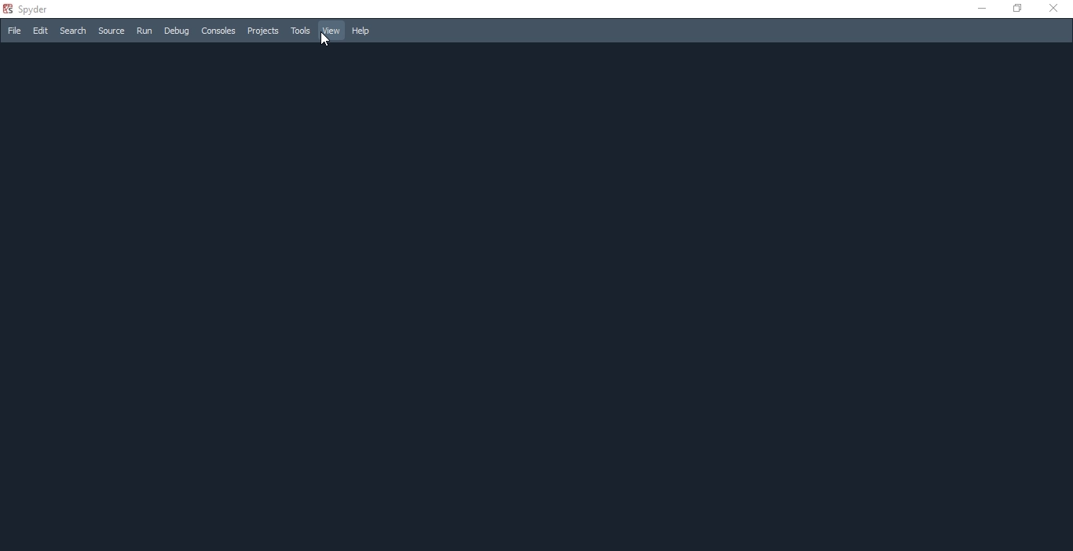  What do you see at coordinates (299, 31) in the screenshot?
I see `Tools` at bounding box center [299, 31].